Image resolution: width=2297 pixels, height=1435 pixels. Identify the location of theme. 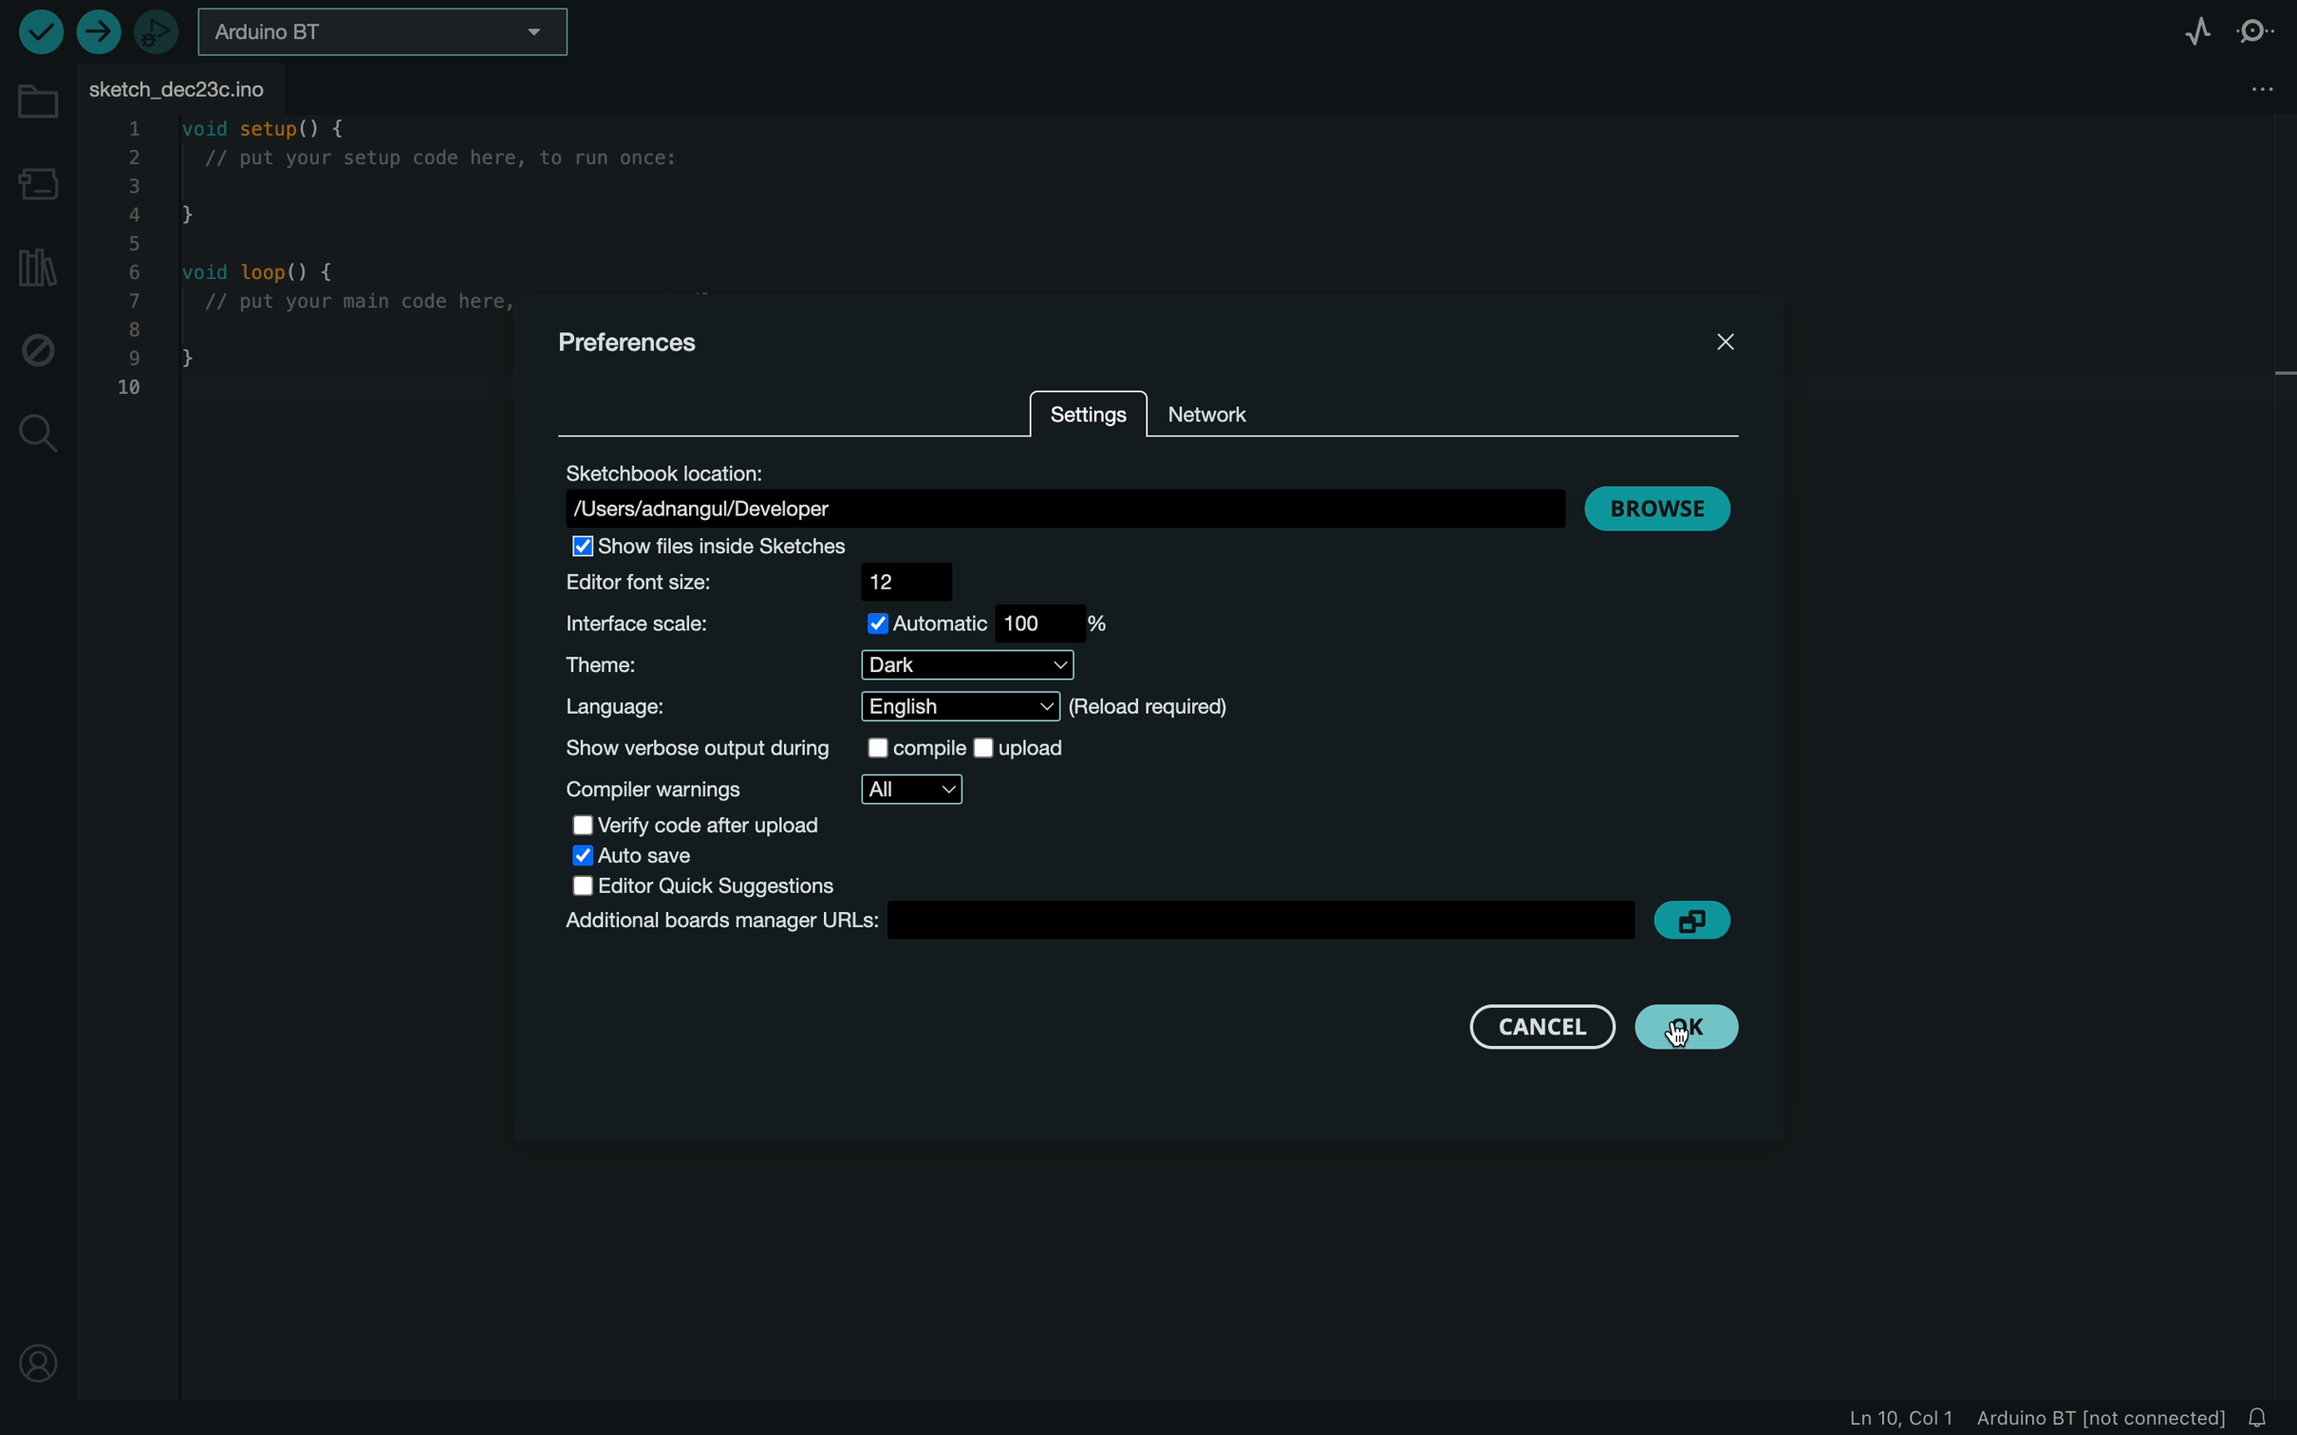
(834, 665).